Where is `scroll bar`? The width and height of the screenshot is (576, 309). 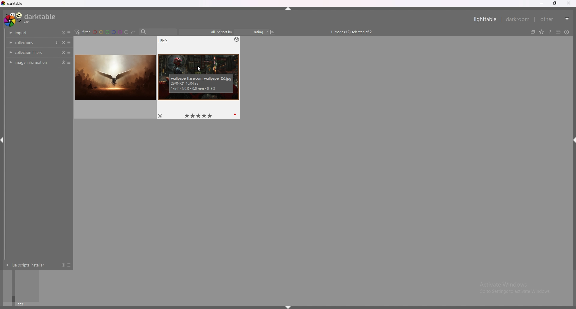 scroll bar is located at coordinates (4, 143).